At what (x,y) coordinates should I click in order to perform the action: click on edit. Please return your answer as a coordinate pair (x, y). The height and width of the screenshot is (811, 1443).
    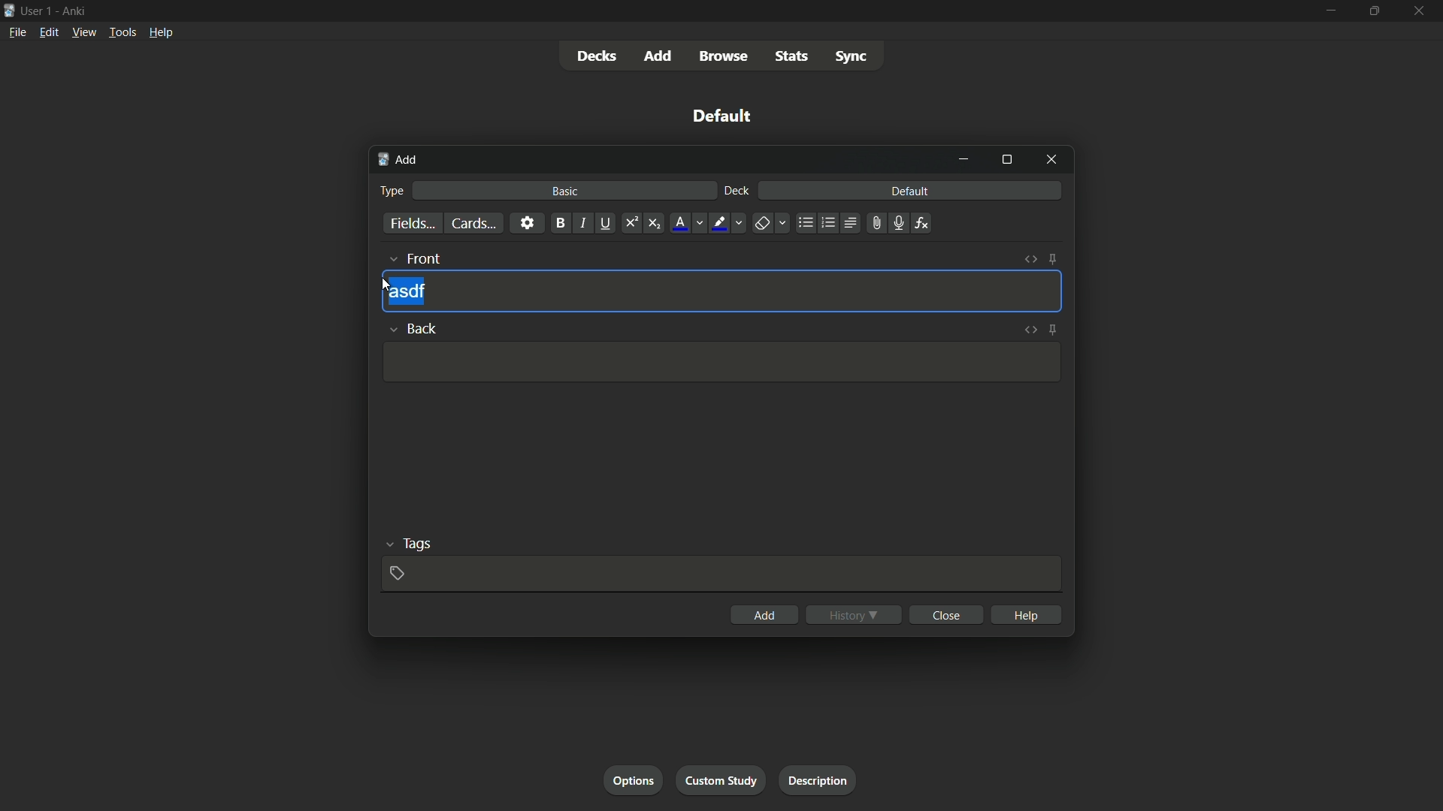
    Looking at the image, I should click on (48, 33).